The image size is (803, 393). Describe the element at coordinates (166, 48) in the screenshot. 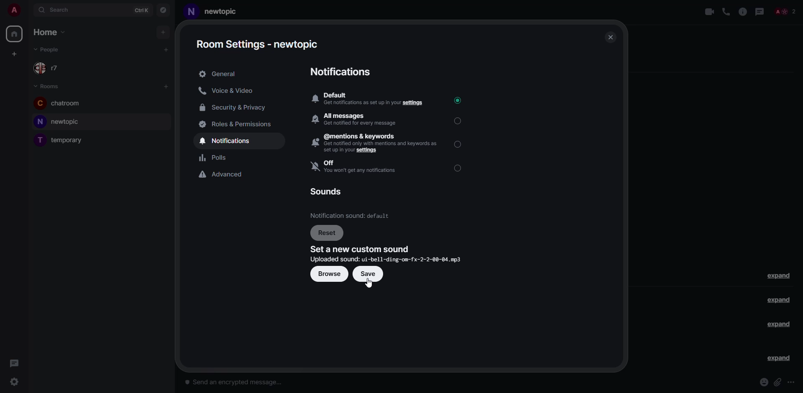

I see `add` at that location.